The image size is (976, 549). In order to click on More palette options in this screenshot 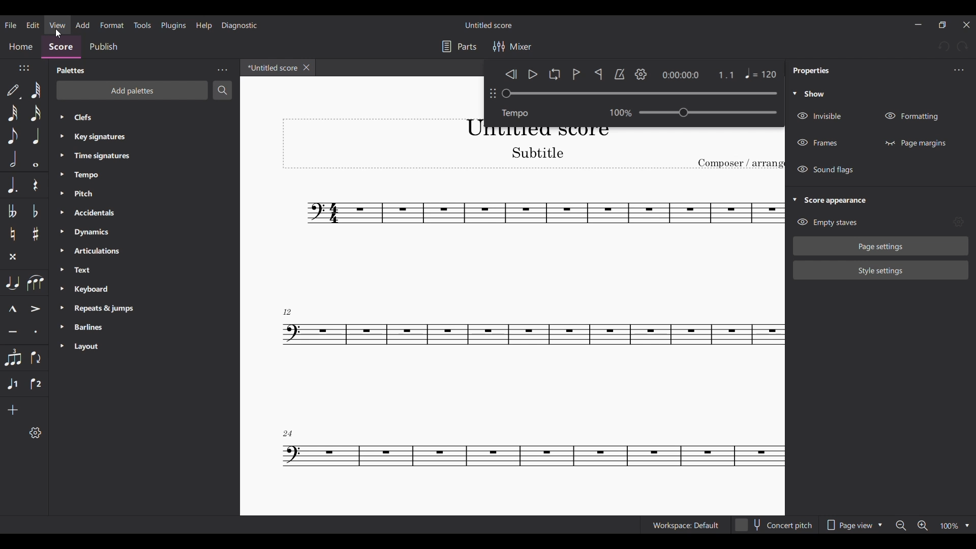, I will do `click(222, 70)`.